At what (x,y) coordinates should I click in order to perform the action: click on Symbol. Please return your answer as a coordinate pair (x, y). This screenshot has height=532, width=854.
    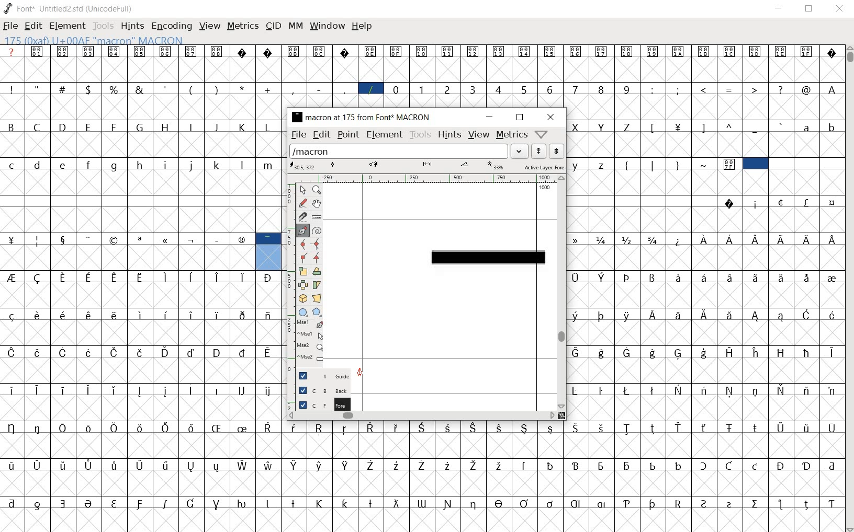
    Looking at the image, I should click on (347, 466).